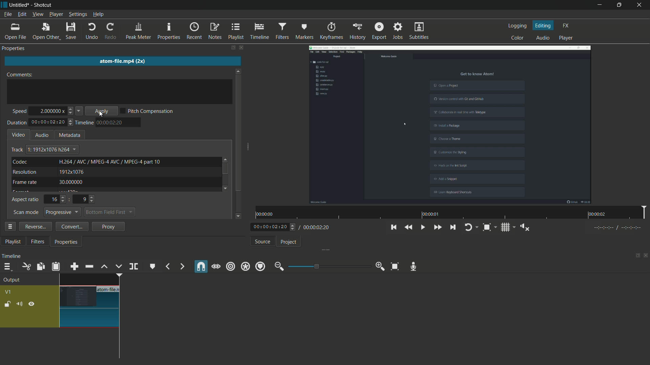 The image size is (650, 365). Describe the element at coordinates (83, 199) in the screenshot. I see `9` at that location.